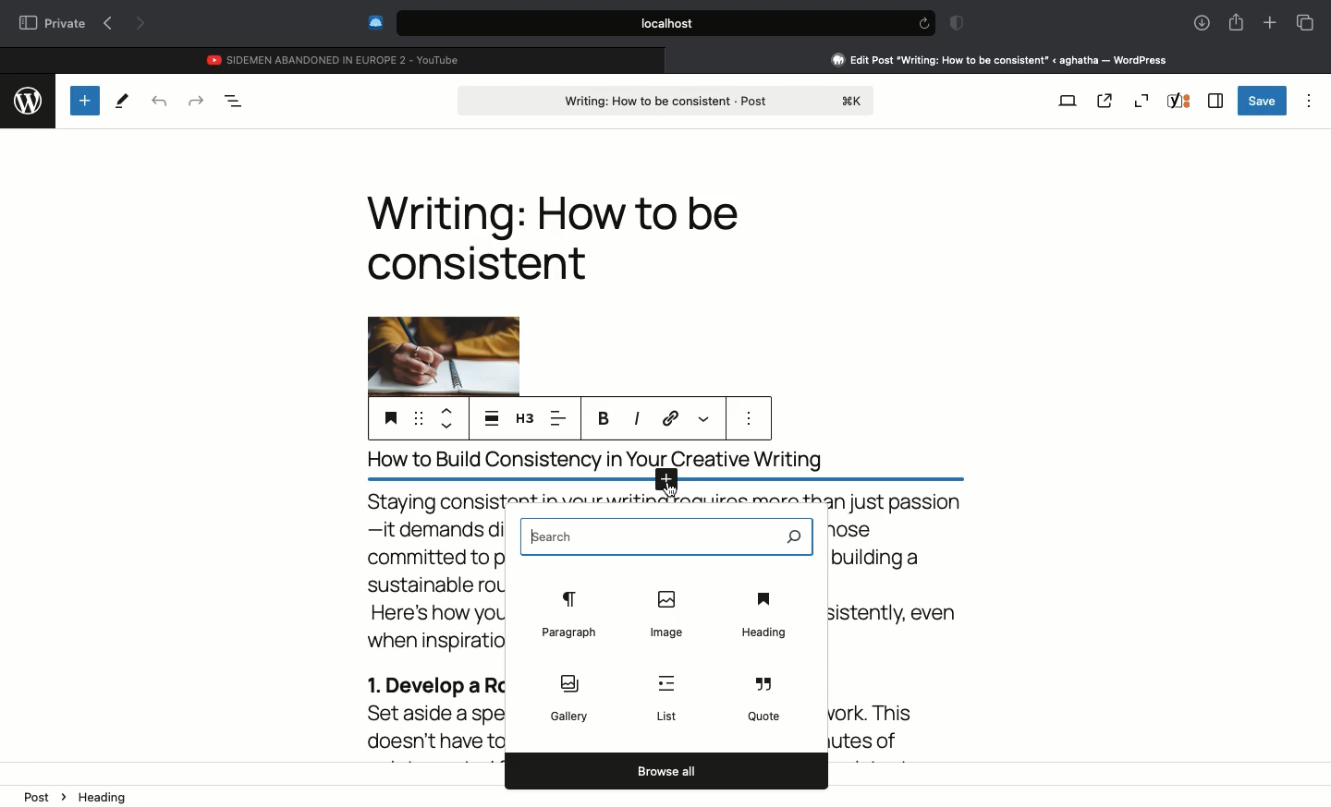 The image size is (1331, 807). I want to click on Gallery, so click(567, 700).